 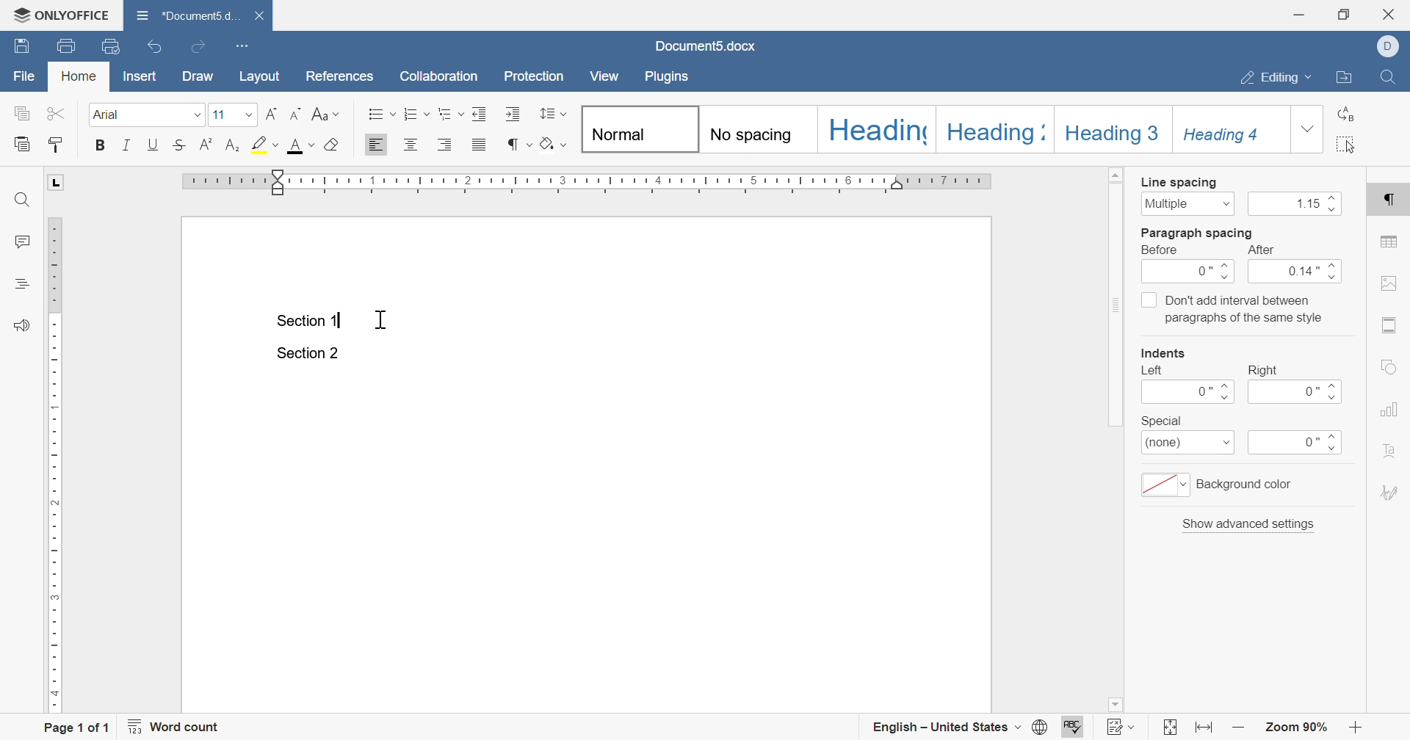 What do you see at coordinates (1358, 727) in the screenshot?
I see `zoom out` at bounding box center [1358, 727].